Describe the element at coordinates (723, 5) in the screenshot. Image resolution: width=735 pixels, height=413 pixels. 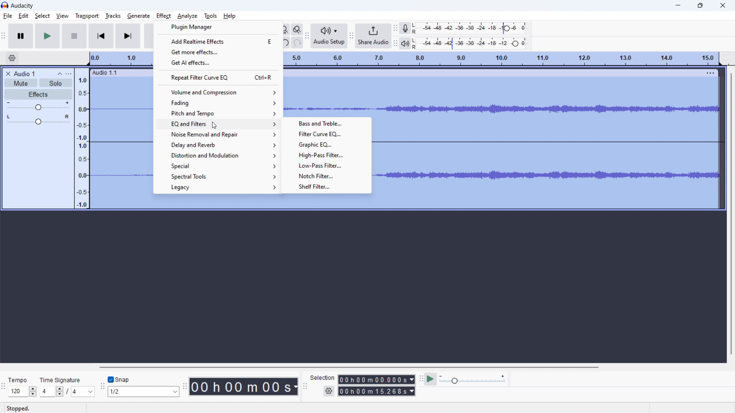
I see `close` at that location.